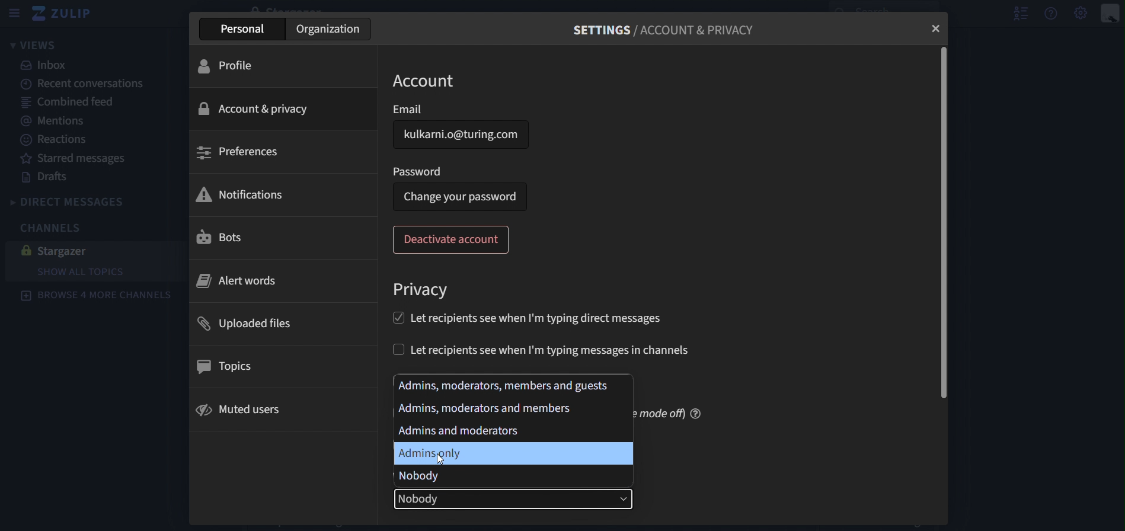  I want to click on close, so click(937, 28).